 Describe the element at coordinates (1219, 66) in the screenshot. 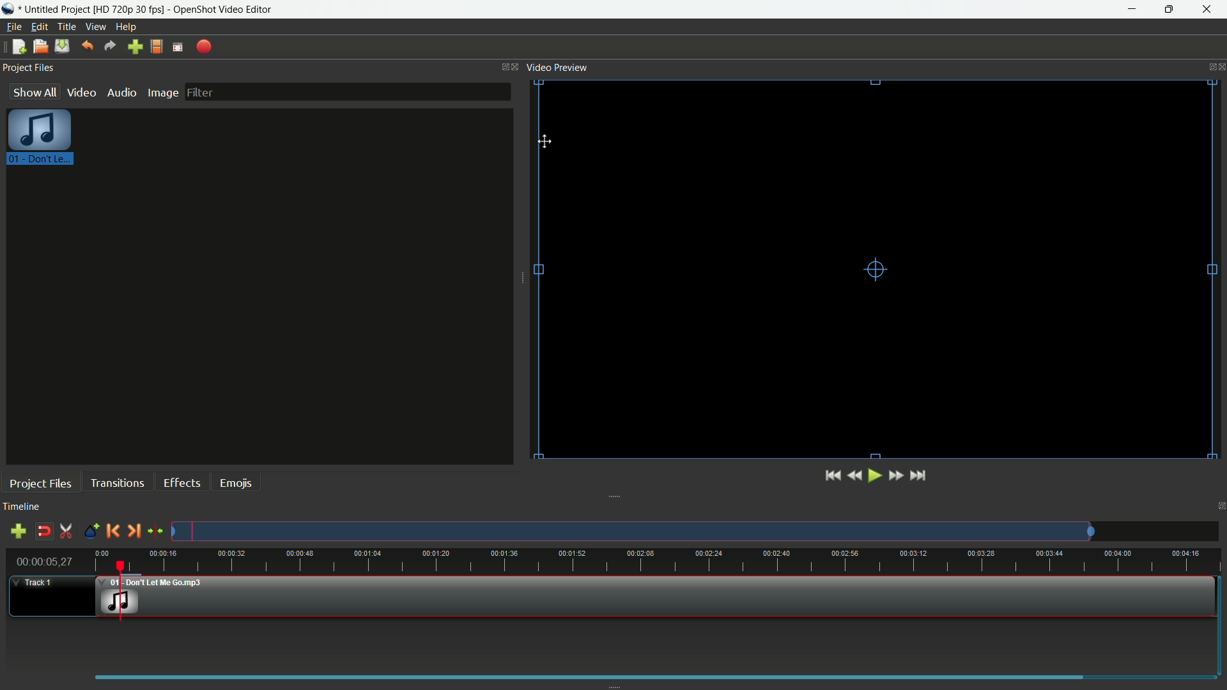

I see `close video preview` at that location.